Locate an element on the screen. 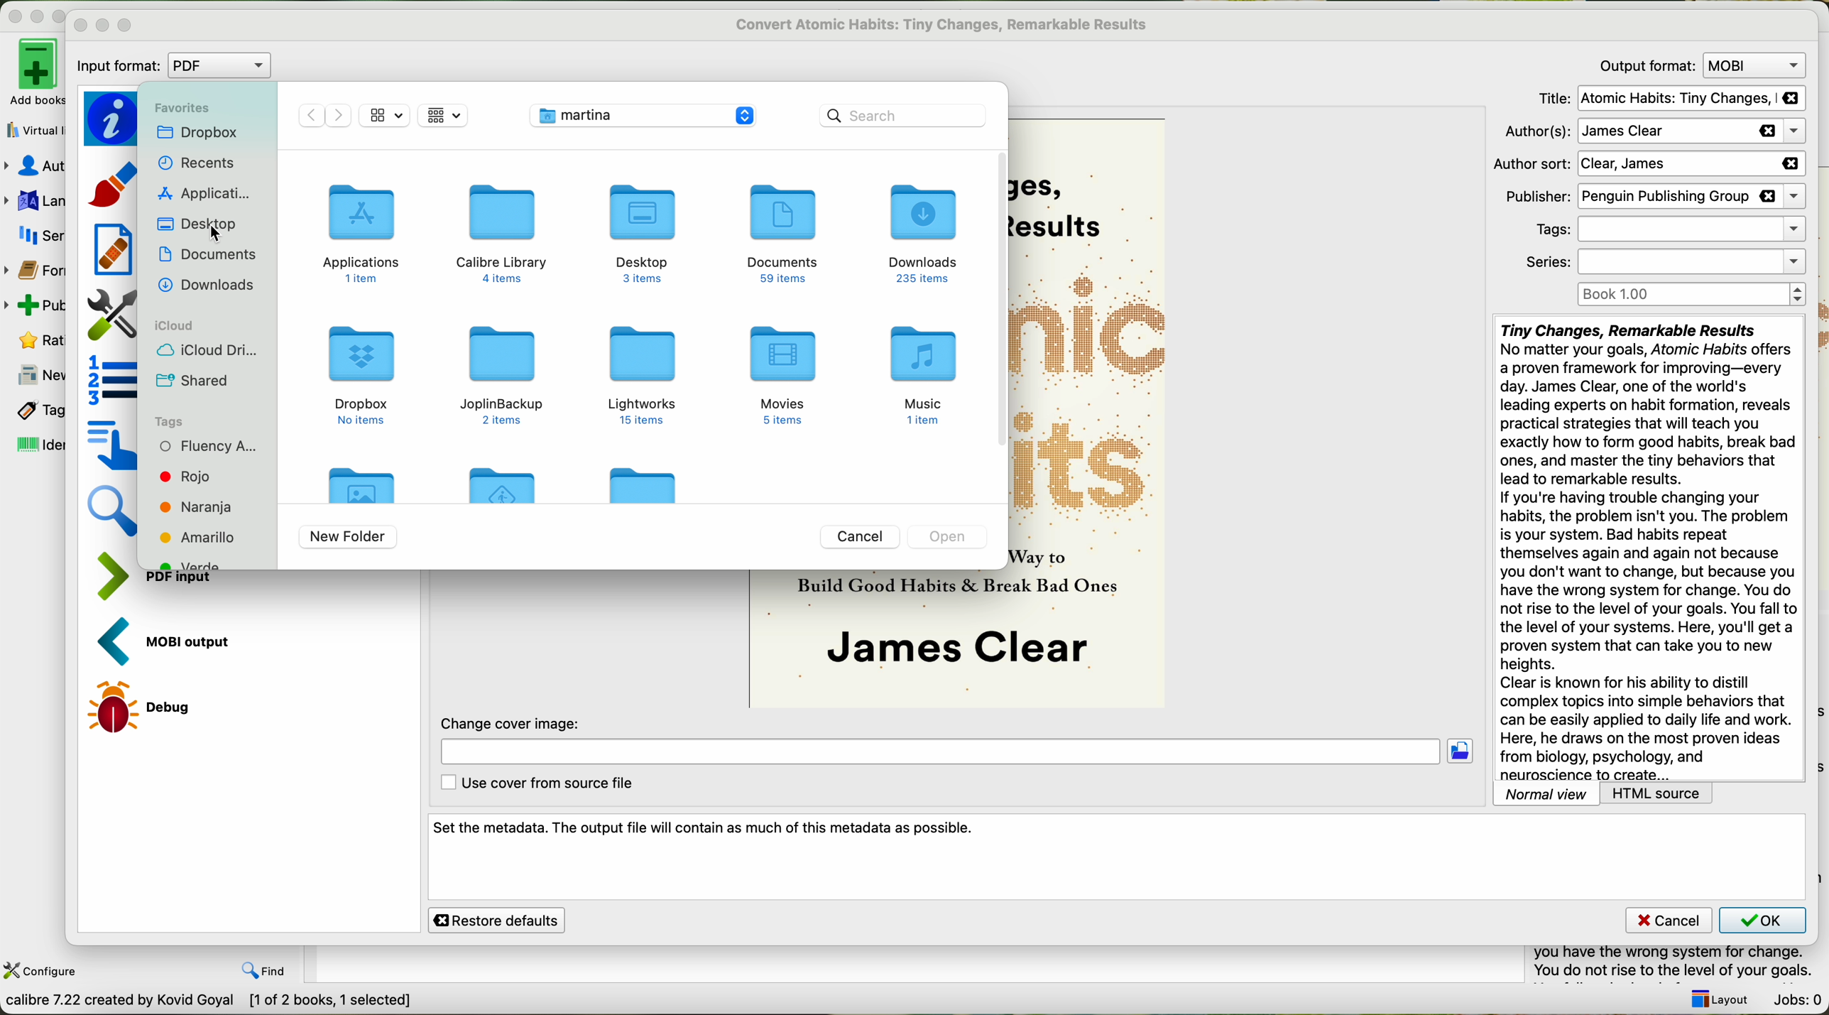 This screenshot has width=1829, height=1015. music is located at coordinates (925, 375).